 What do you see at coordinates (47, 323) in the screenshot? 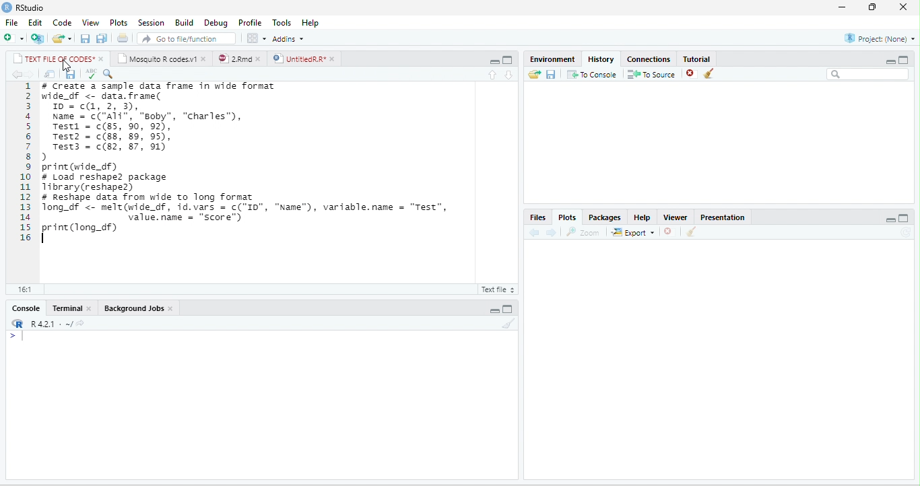
I see `R 4.2.1.~/` at bounding box center [47, 323].